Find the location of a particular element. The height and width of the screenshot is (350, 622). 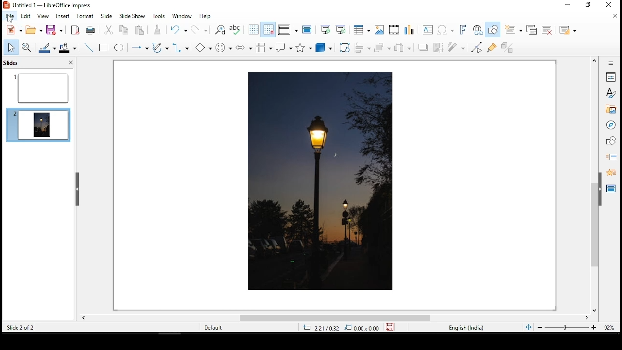

line color is located at coordinates (46, 48).